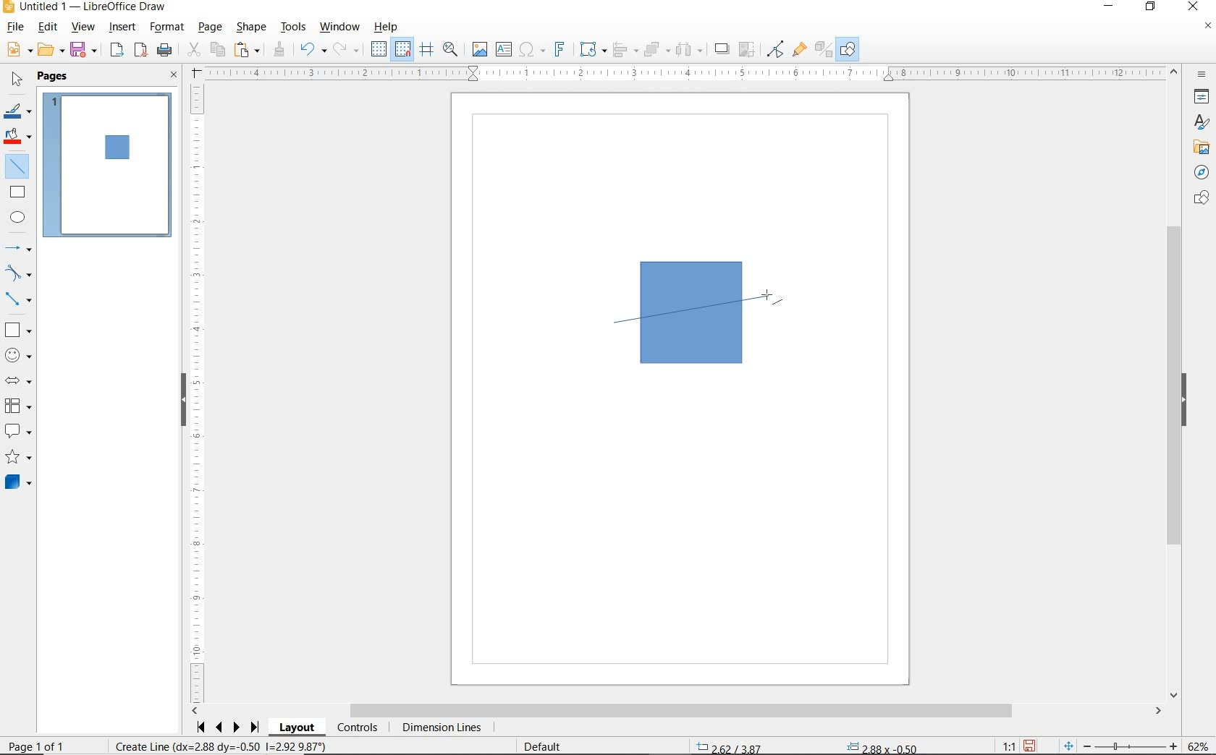  Describe the element at coordinates (198, 393) in the screenshot. I see `RULER` at that location.